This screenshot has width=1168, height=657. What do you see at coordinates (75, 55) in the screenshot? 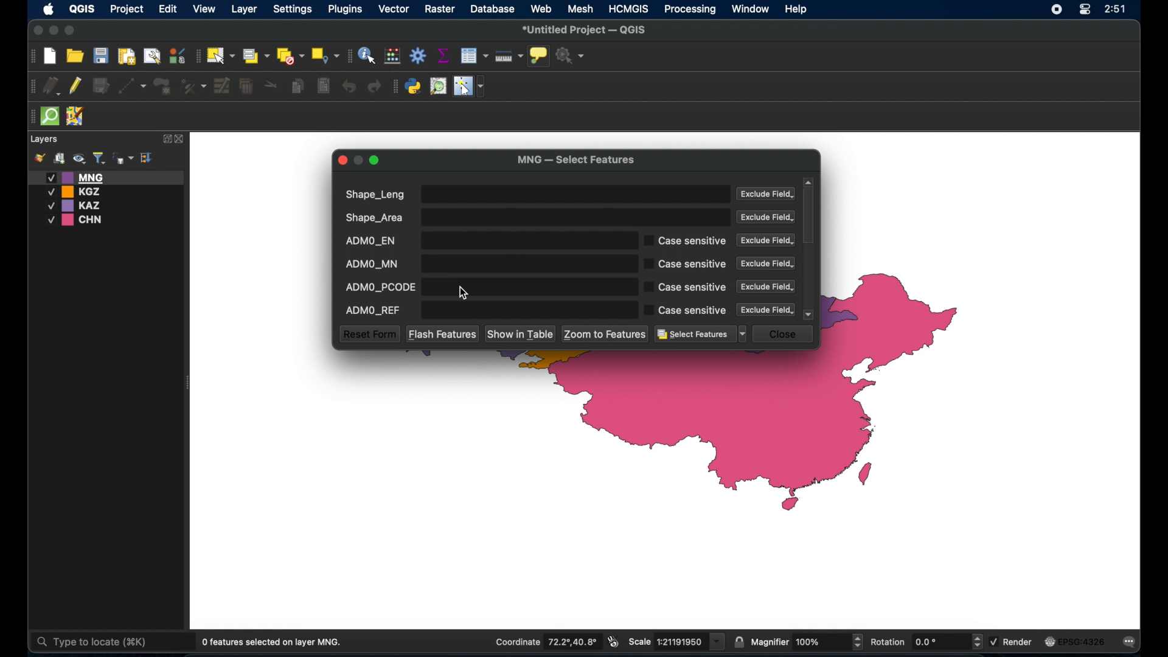
I see `open project` at bounding box center [75, 55].